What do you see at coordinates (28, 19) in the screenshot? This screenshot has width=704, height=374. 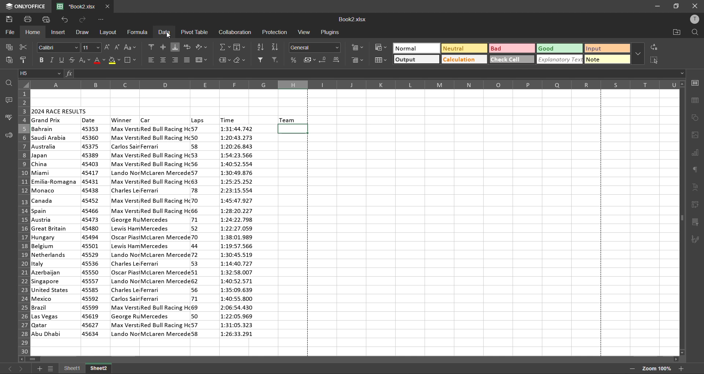 I see `print` at bounding box center [28, 19].